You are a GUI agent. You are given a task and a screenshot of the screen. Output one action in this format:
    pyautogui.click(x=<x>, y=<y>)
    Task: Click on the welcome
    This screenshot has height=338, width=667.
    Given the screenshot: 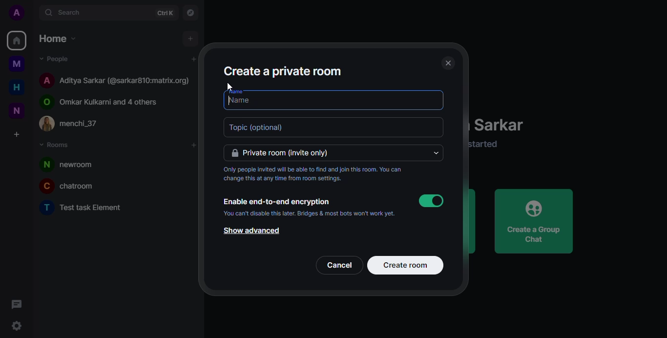 What is the action you would take?
    pyautogui.click(x=505, y=126)
    